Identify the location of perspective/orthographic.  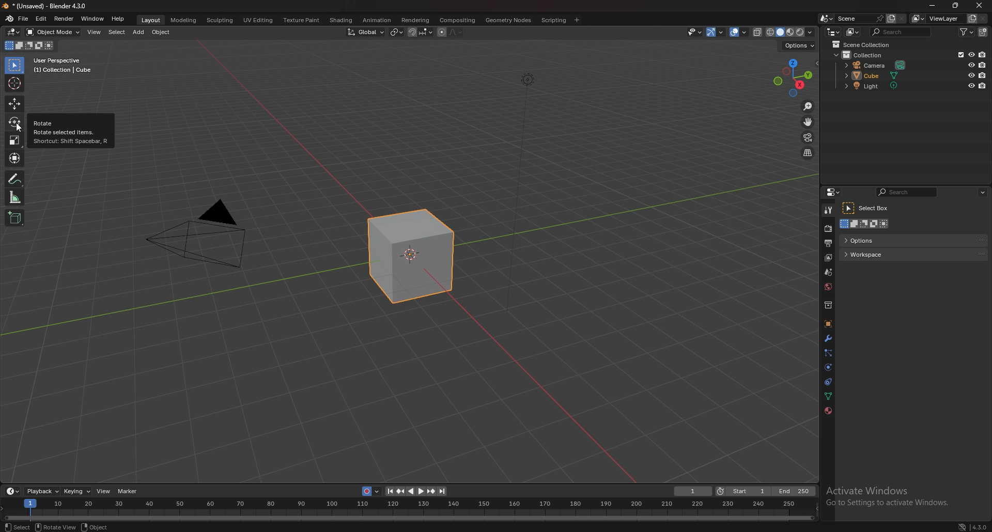
(808, 152).